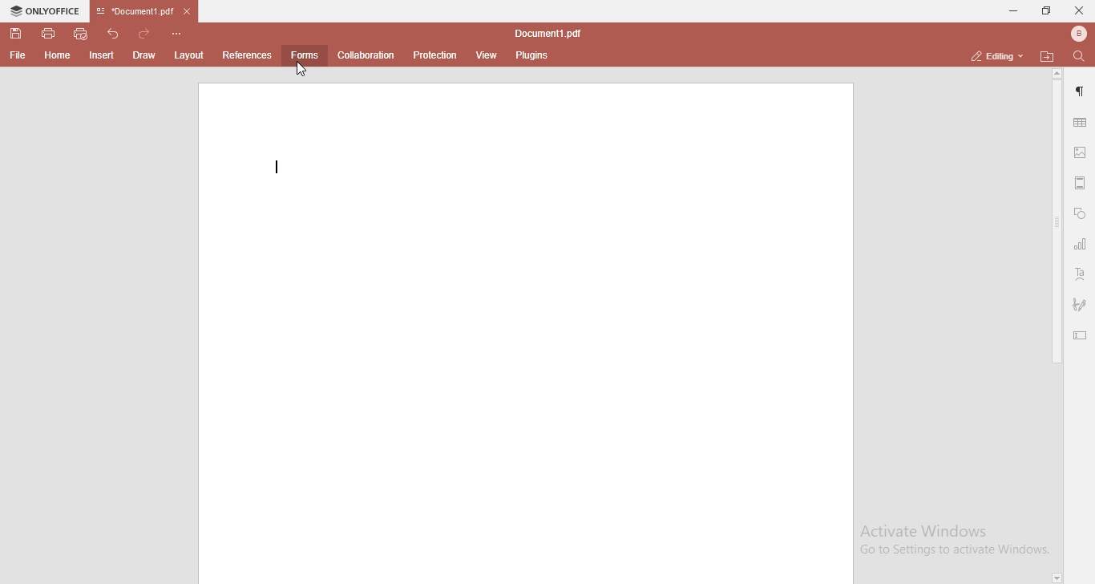  What do you see at coordinates (1049, 56) in the screenshot?
I see `open file location` at bounding box center [1049, 56].